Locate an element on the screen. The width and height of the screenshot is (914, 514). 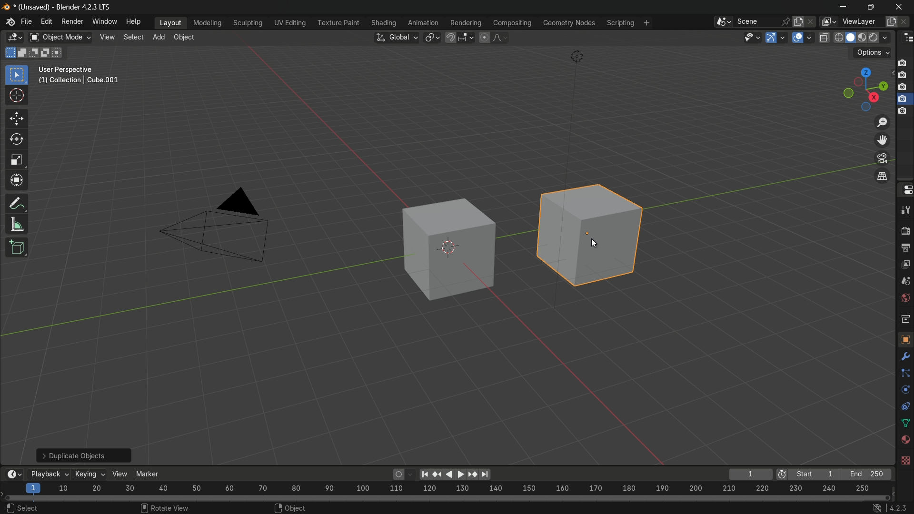
select box is located at coordinates (17, 74).